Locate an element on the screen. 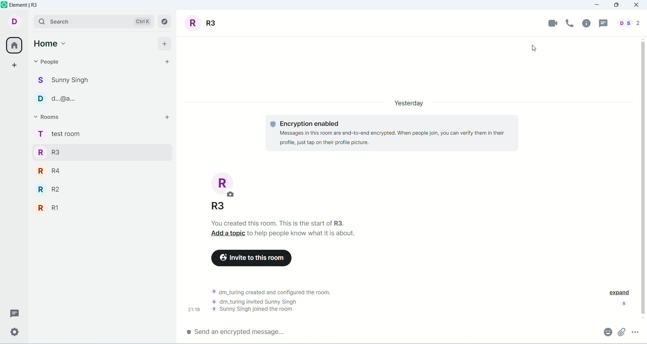  text is located at coordinates (276, 298).